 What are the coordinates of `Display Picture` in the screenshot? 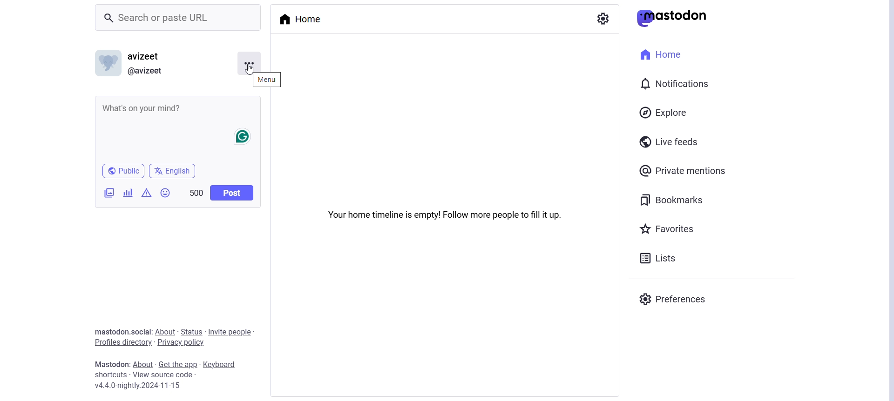 It's located at (108, 63).